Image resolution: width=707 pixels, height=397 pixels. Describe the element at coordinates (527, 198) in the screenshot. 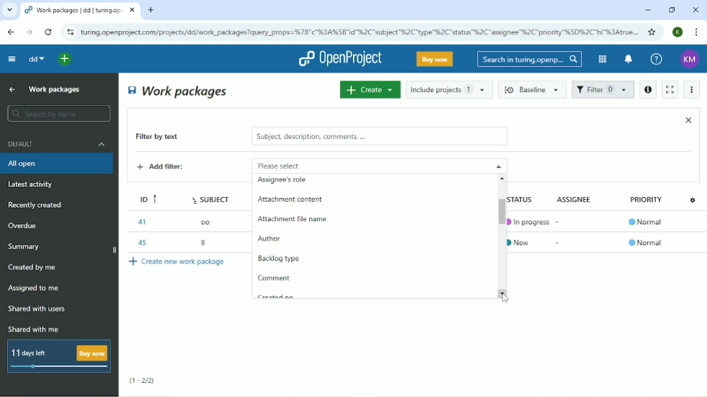

I see `Status` at that location.